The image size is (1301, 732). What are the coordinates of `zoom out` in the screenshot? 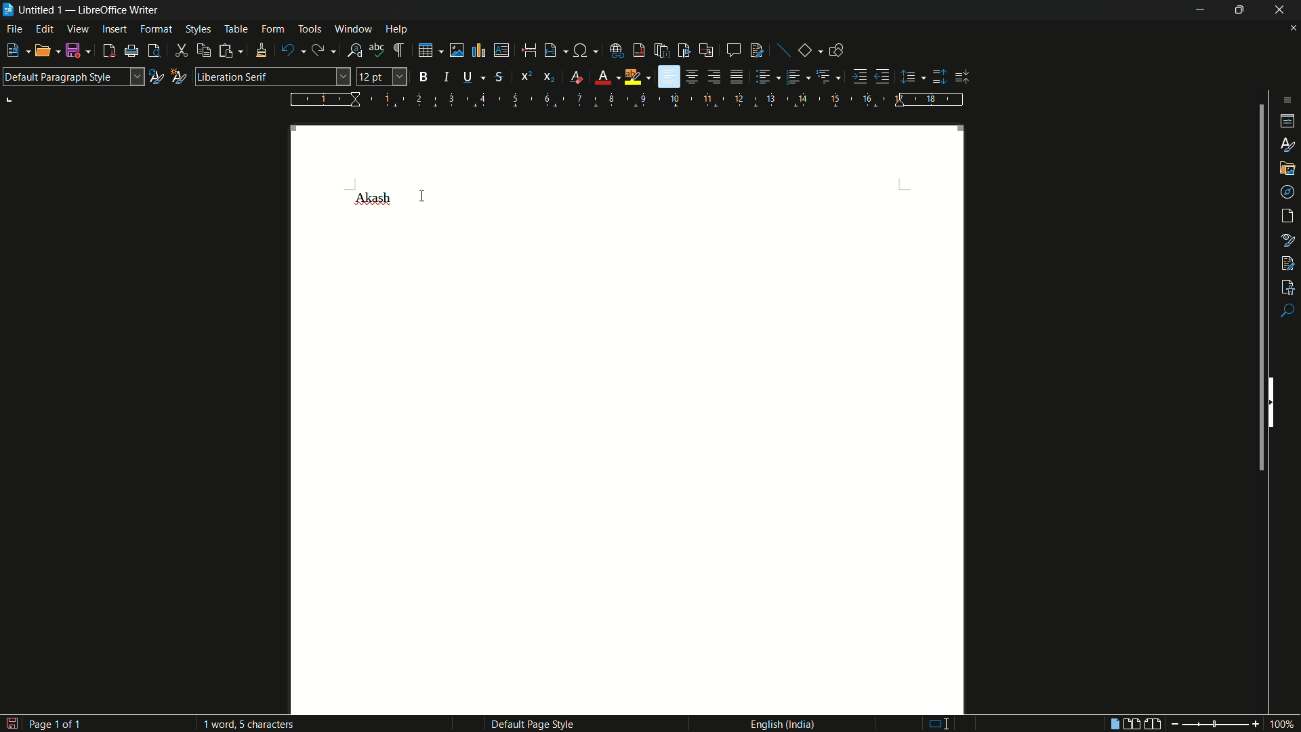 It's located at (1172, 724).